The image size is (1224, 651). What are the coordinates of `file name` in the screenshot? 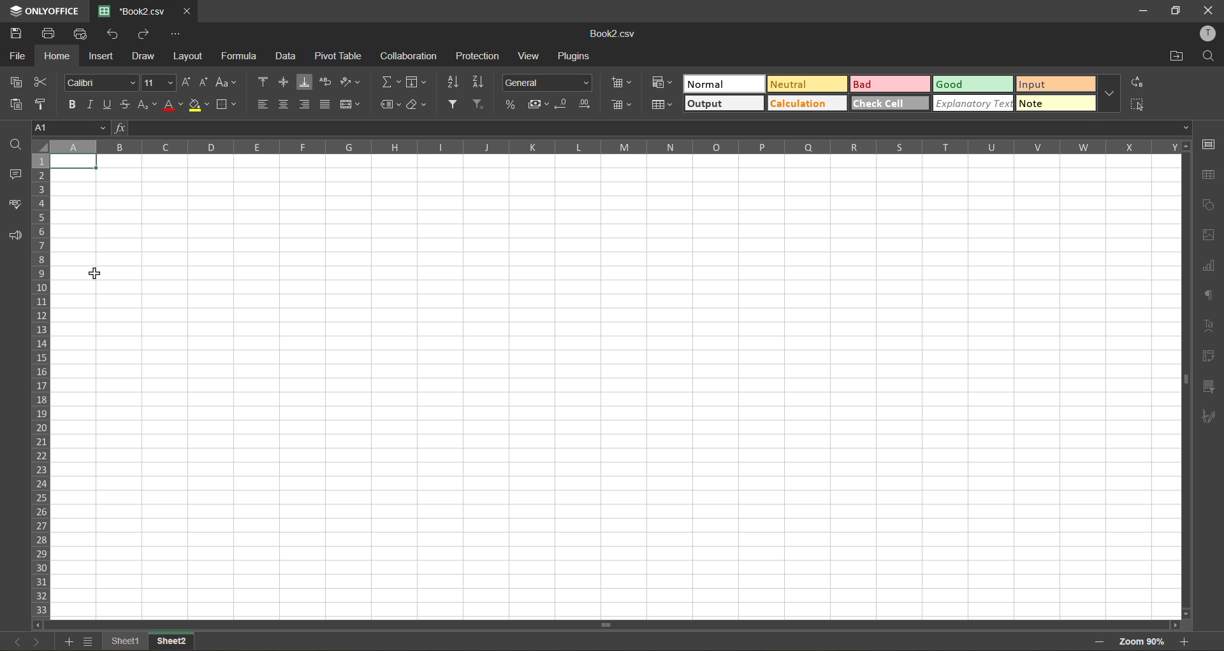 It's located at (616, 35).